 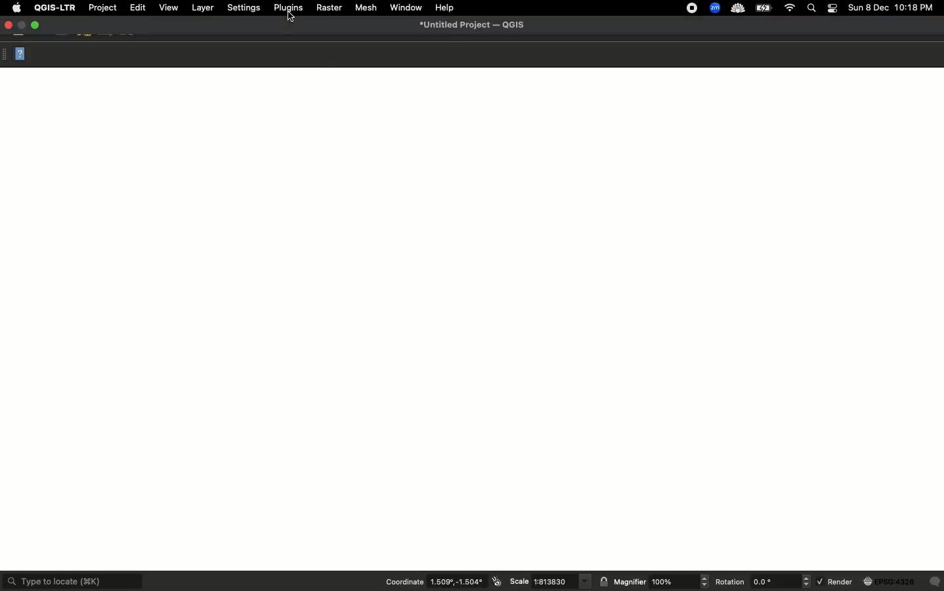 I want to click on Extensions, so click(x=727, y=8).